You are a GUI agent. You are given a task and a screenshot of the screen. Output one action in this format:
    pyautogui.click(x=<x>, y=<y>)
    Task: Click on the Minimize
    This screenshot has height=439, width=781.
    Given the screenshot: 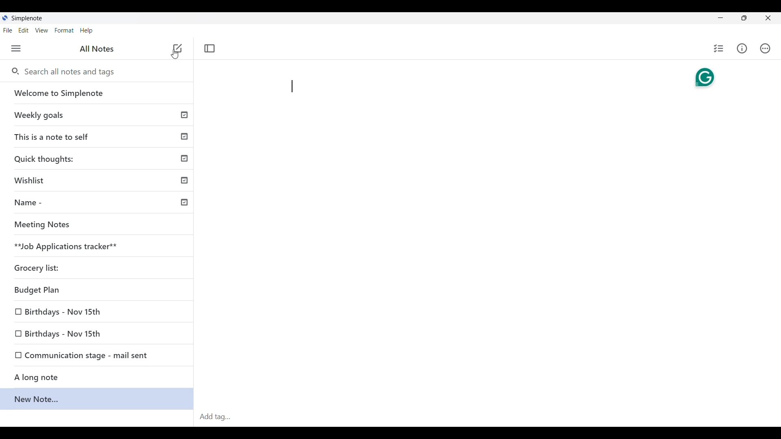 What is the action you would take?
    pyautogui.click(x=721, y=17)
    